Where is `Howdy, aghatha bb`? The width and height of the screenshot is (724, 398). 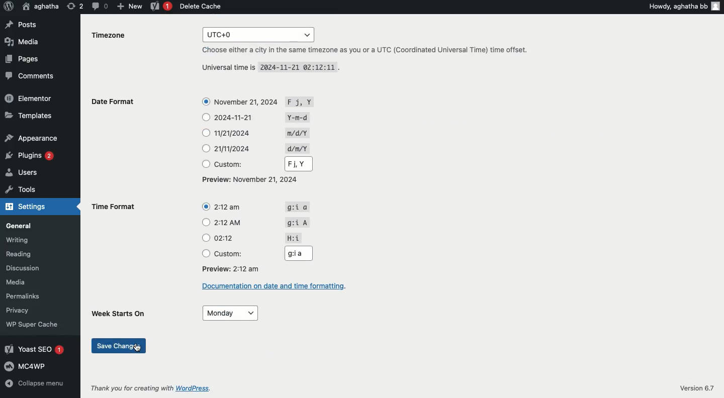 Howdy, aghatha bb is located at coordinates (684, 6).